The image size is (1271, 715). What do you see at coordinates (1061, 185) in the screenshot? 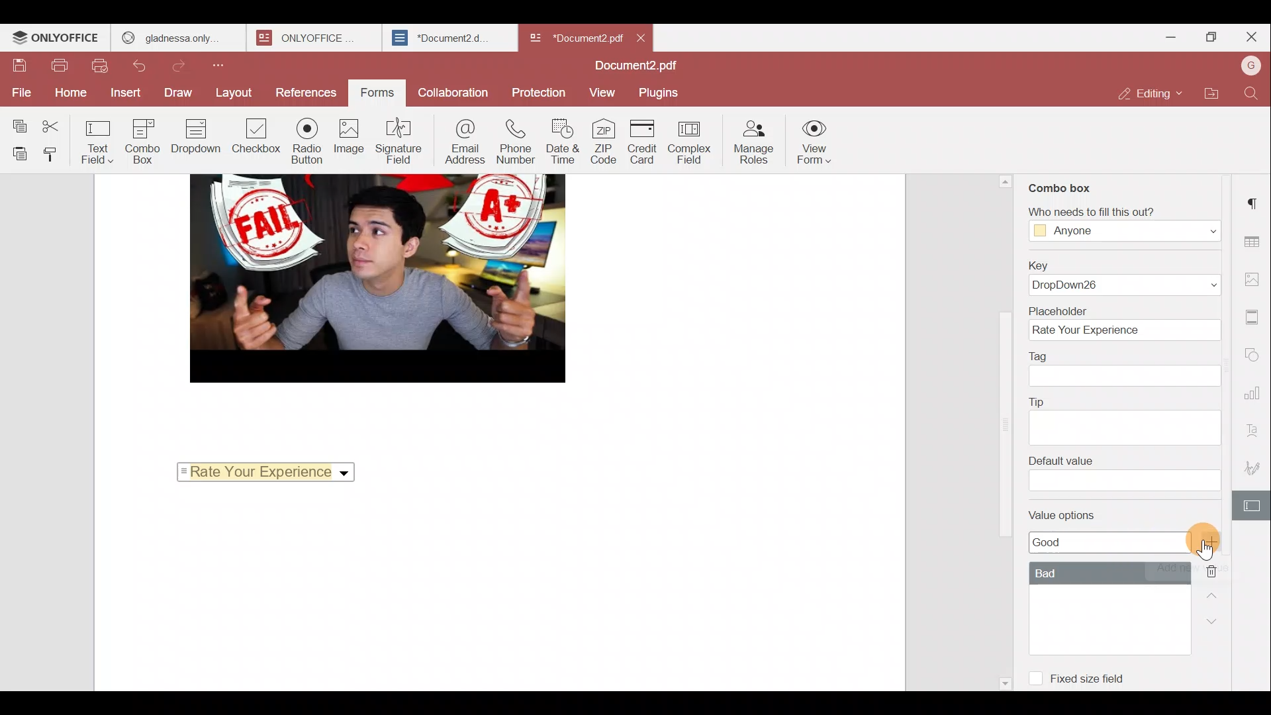
I see `Combo box` at bounding box center [1061, 185].